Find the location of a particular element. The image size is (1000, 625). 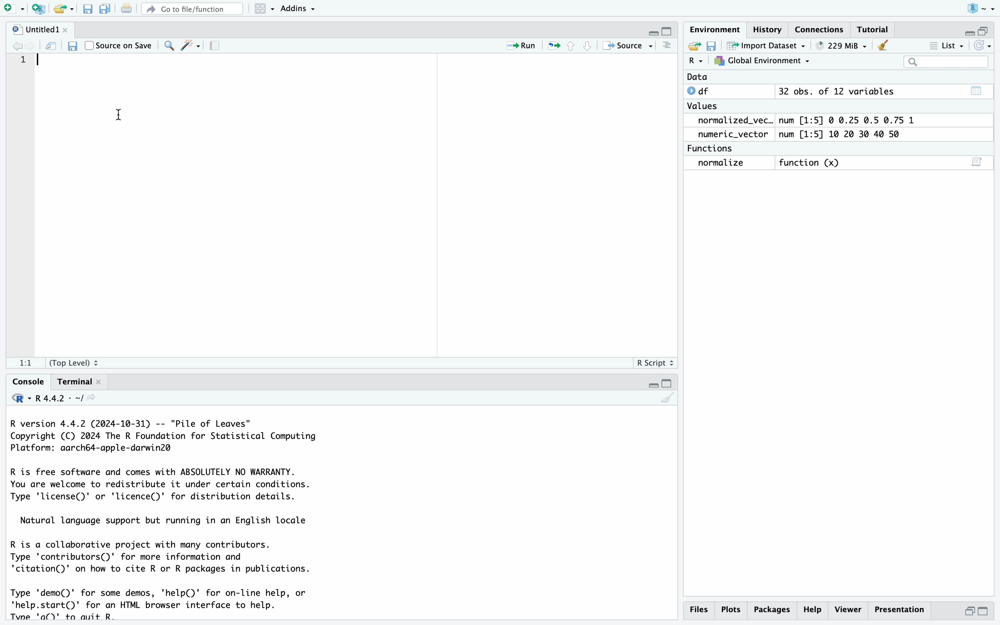

Untitled1 is located at coordinates (36, 30).